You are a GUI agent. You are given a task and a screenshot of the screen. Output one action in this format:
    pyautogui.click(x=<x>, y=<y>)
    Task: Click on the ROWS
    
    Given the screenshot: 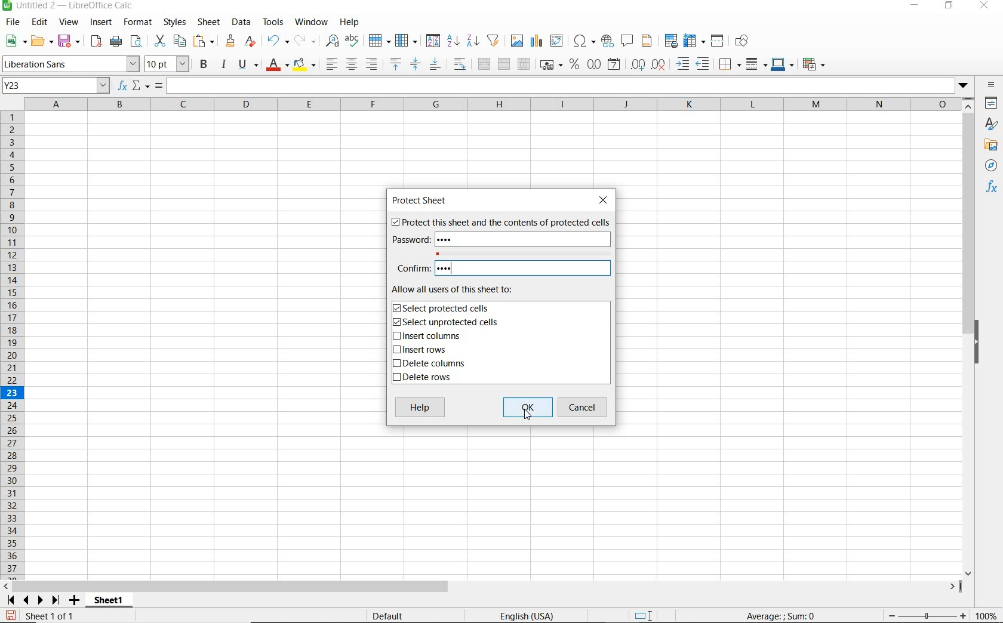 What is the action you would take?
    pyautogui.click(x=13, y=343)
    